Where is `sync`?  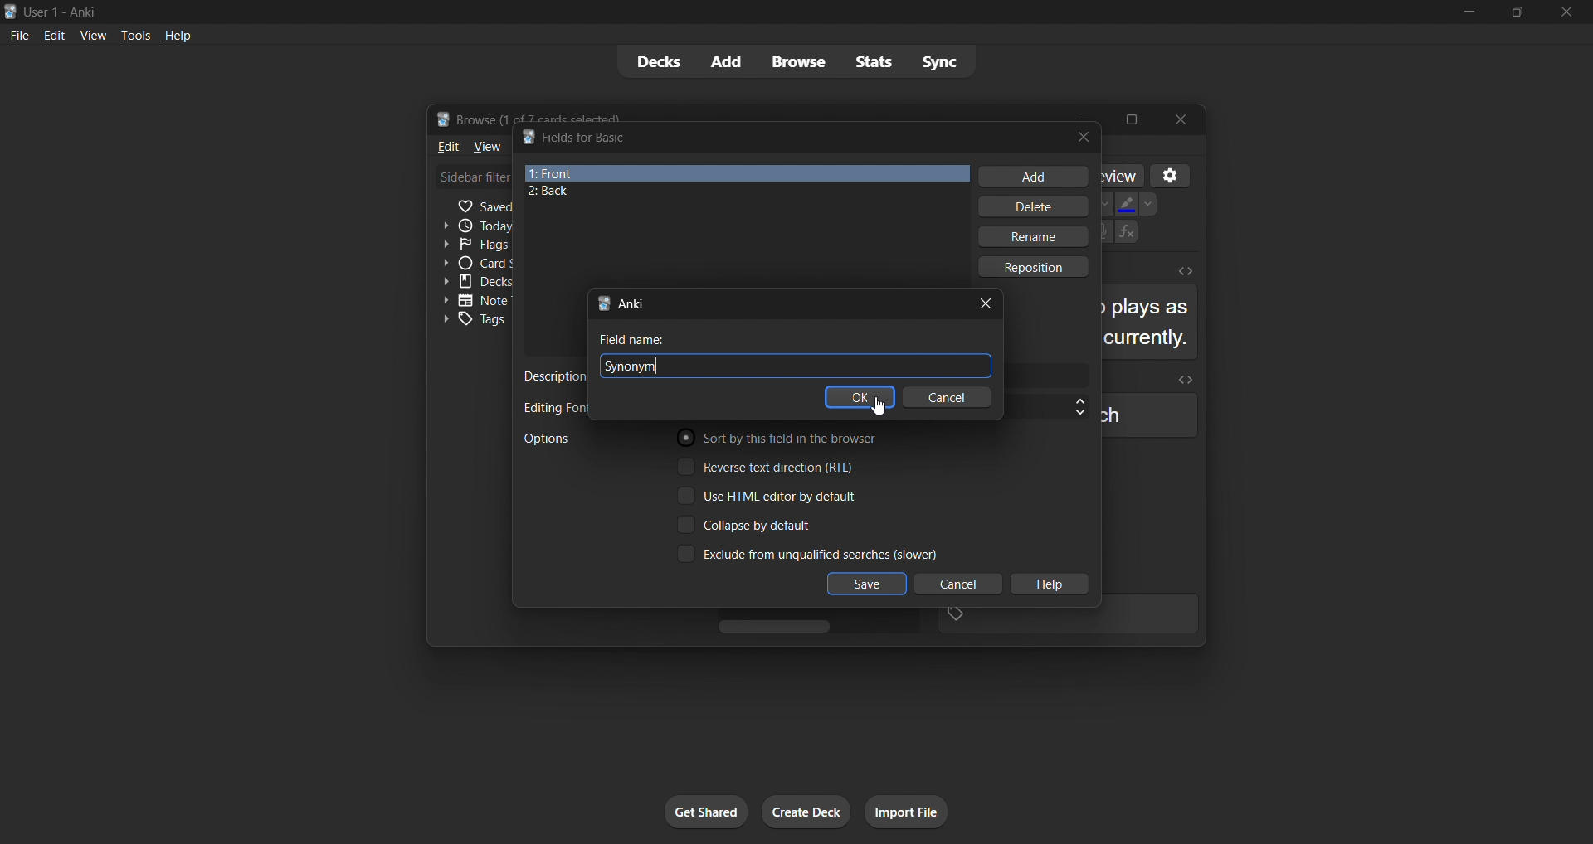
sync is located at coordinates (944, 61).